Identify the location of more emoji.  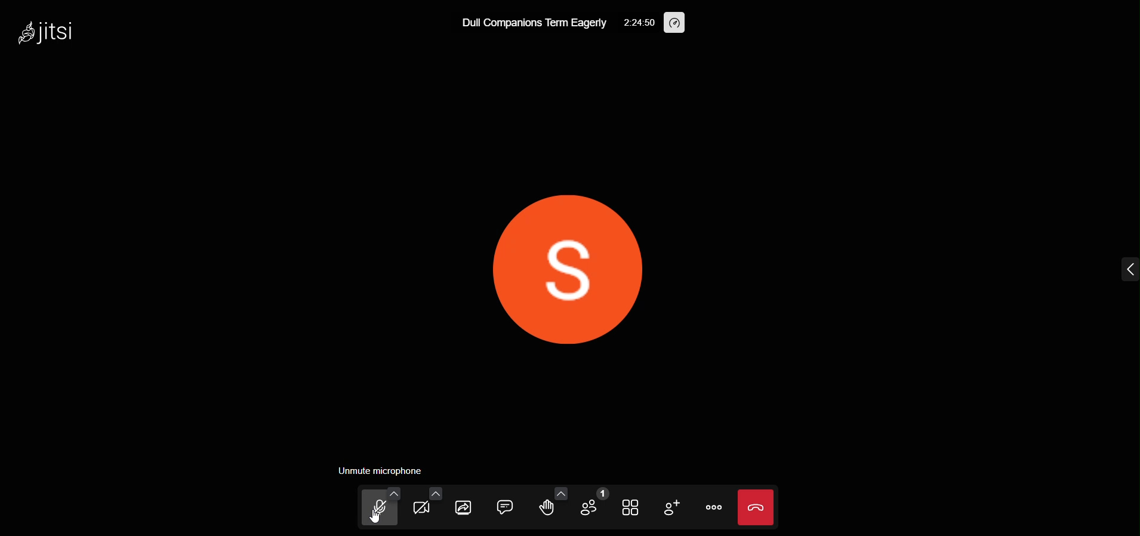
(555, 491).